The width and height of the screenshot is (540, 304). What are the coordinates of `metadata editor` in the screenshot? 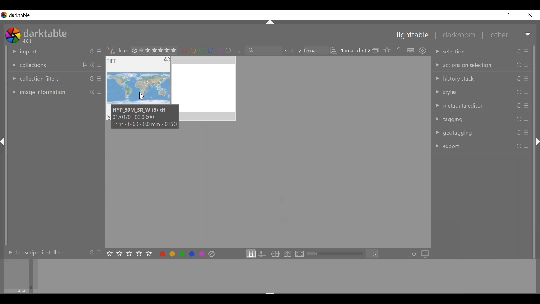 It's located at (480, 105).